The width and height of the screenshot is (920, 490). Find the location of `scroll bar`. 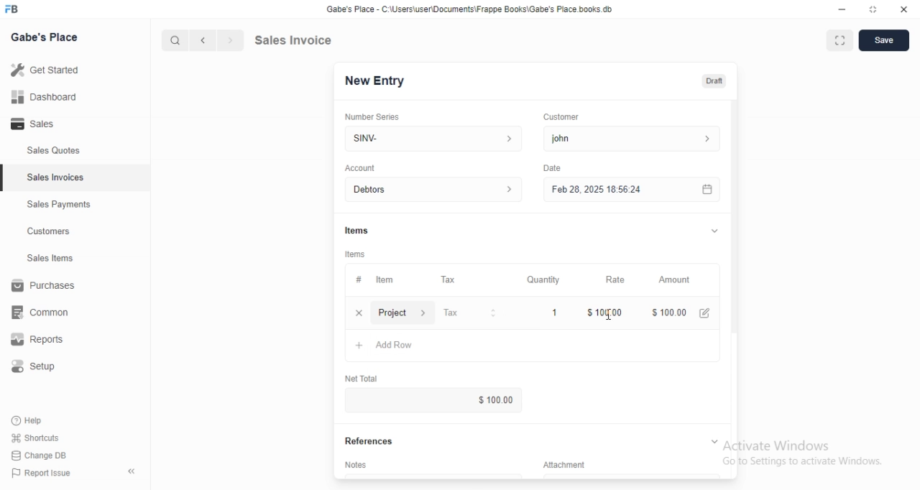

scroll bar is located at coordinates (734, 231).